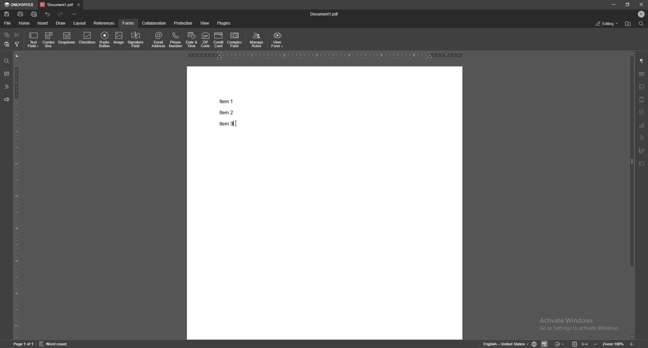  Describe the element at coordinates (21, 14) in the screenshot. I see `print` at that location.